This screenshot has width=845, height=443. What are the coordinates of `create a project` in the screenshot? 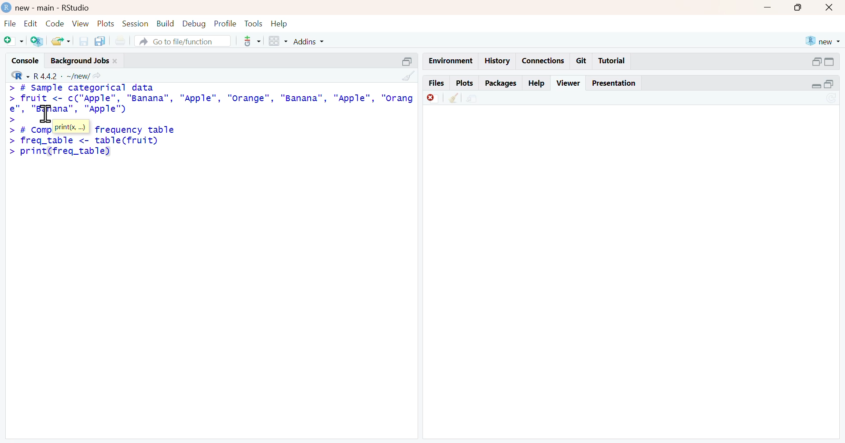 It's located at (38, 41).